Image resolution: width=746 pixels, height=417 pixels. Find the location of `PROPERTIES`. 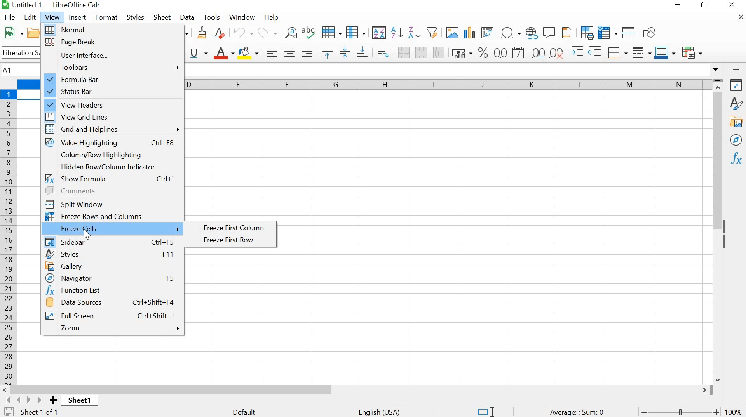

PROPERTIES is located at coordinates (736, 85).